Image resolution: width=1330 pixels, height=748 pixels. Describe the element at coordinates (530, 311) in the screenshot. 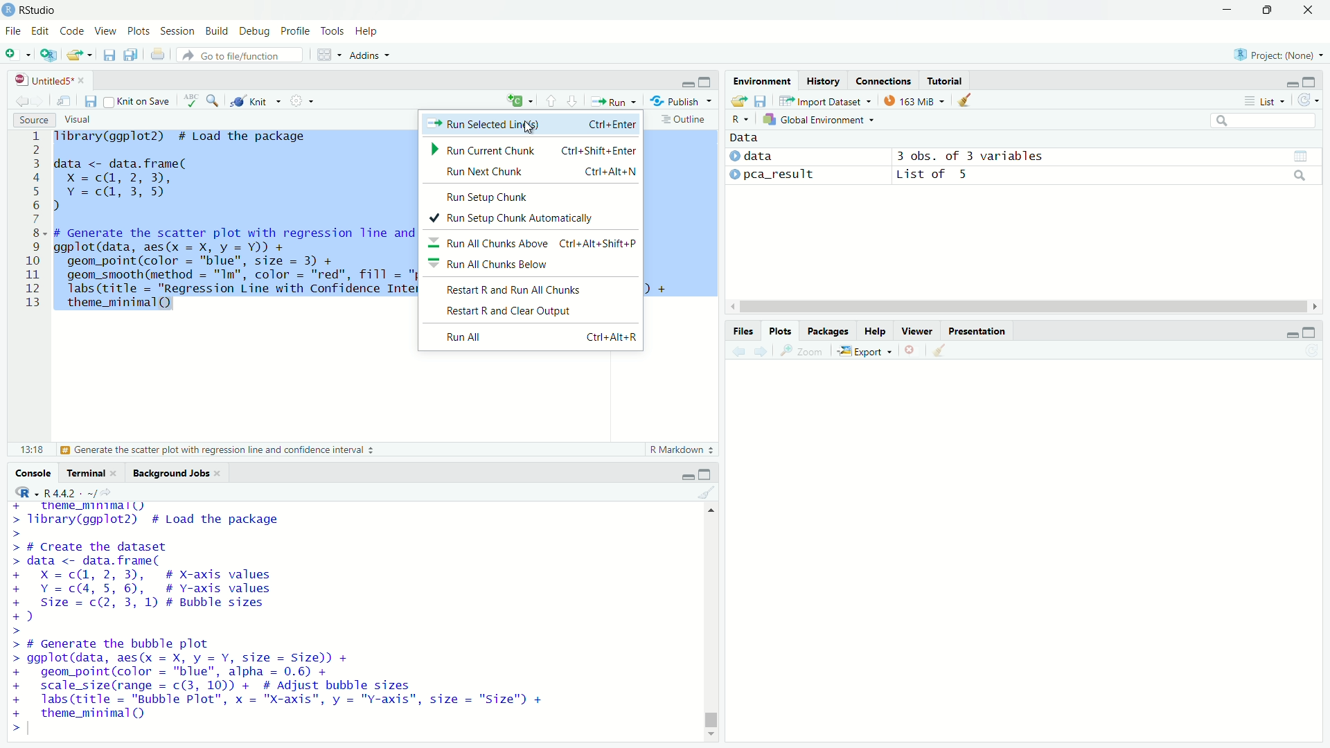

I see `Restart R and Clear Output` at that location.